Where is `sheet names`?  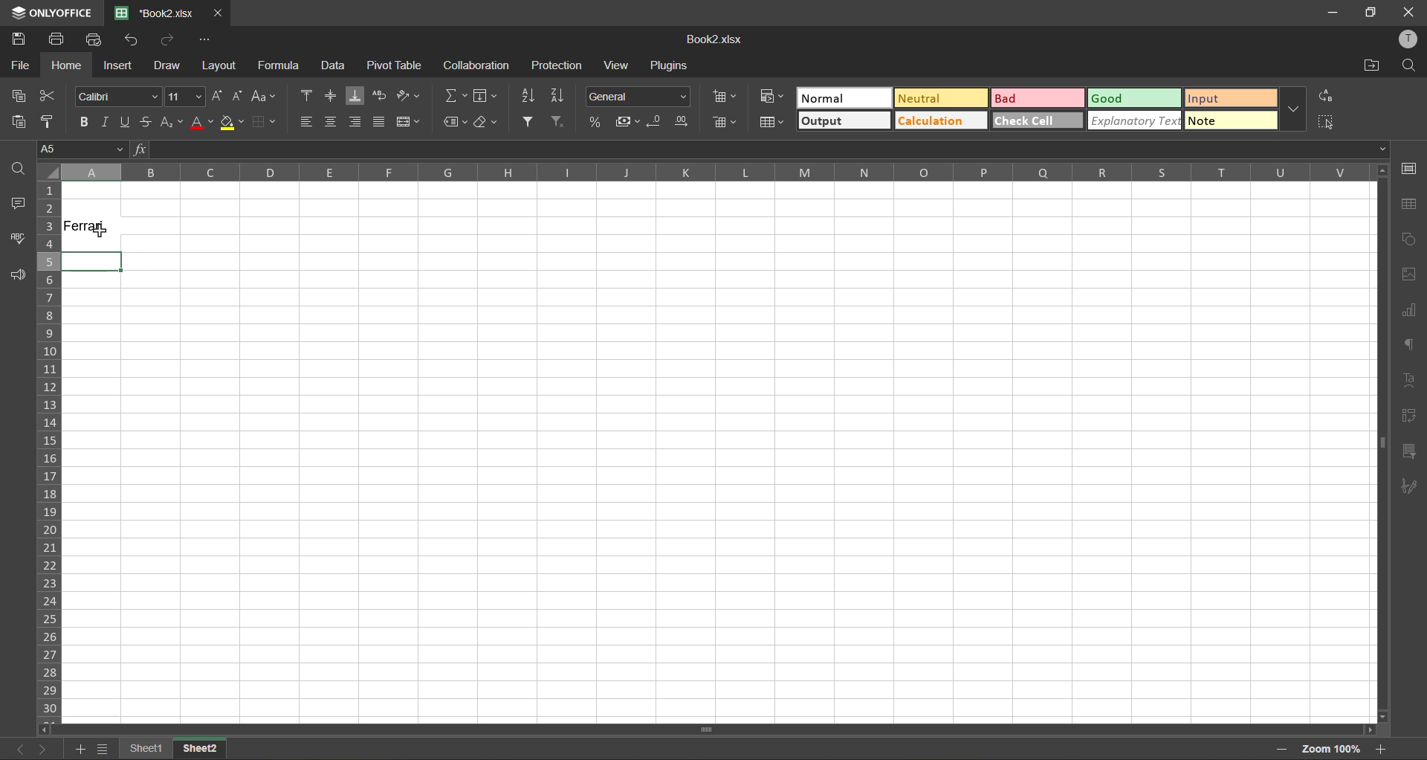
sheet names is located at coordinates (144, 749).